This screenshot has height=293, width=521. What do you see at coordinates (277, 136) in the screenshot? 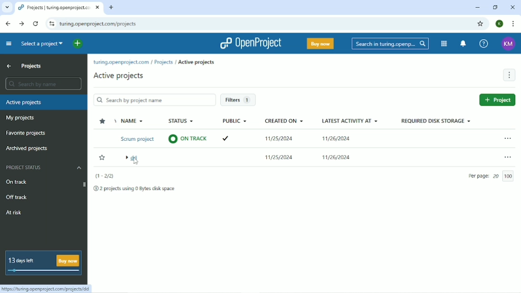
I see `11/25/2024` at bounding box center [277, 136].